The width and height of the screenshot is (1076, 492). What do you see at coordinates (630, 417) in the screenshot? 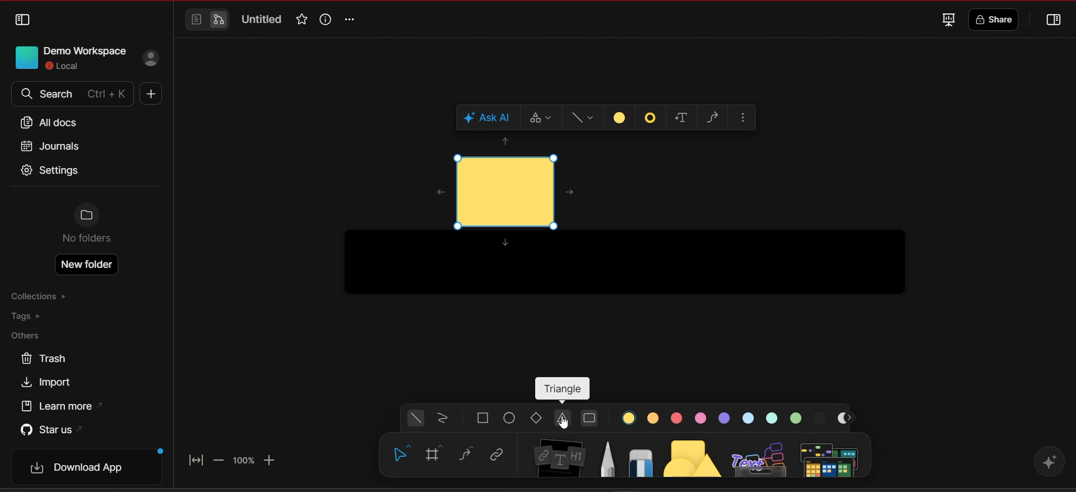
I see `color 1` at bounding box center [630, 417].